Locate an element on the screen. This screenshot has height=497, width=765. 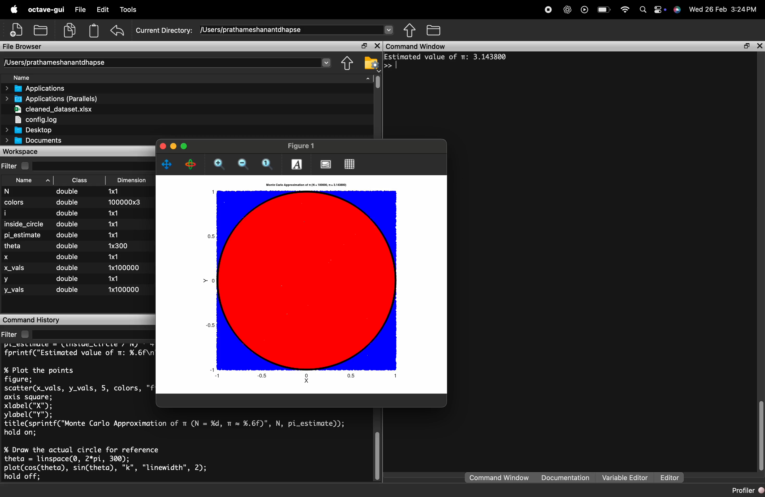
Close is located at coordinates (759, 46).